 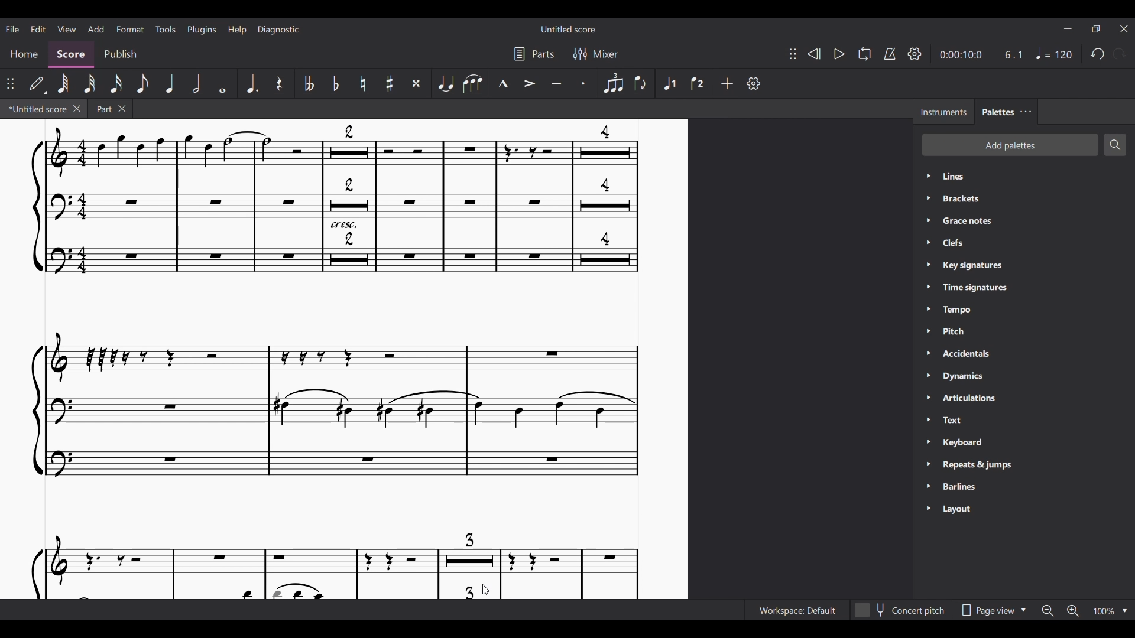 What do you see at coordinates (797, 610) in the screenshot?
I see `Current workspace setting` at bounding box center [797, 610].